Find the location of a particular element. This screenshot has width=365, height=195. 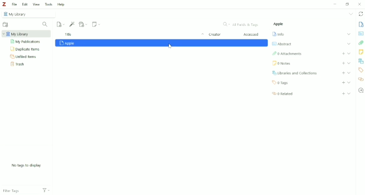

Related is located at coordinates (282, 94).